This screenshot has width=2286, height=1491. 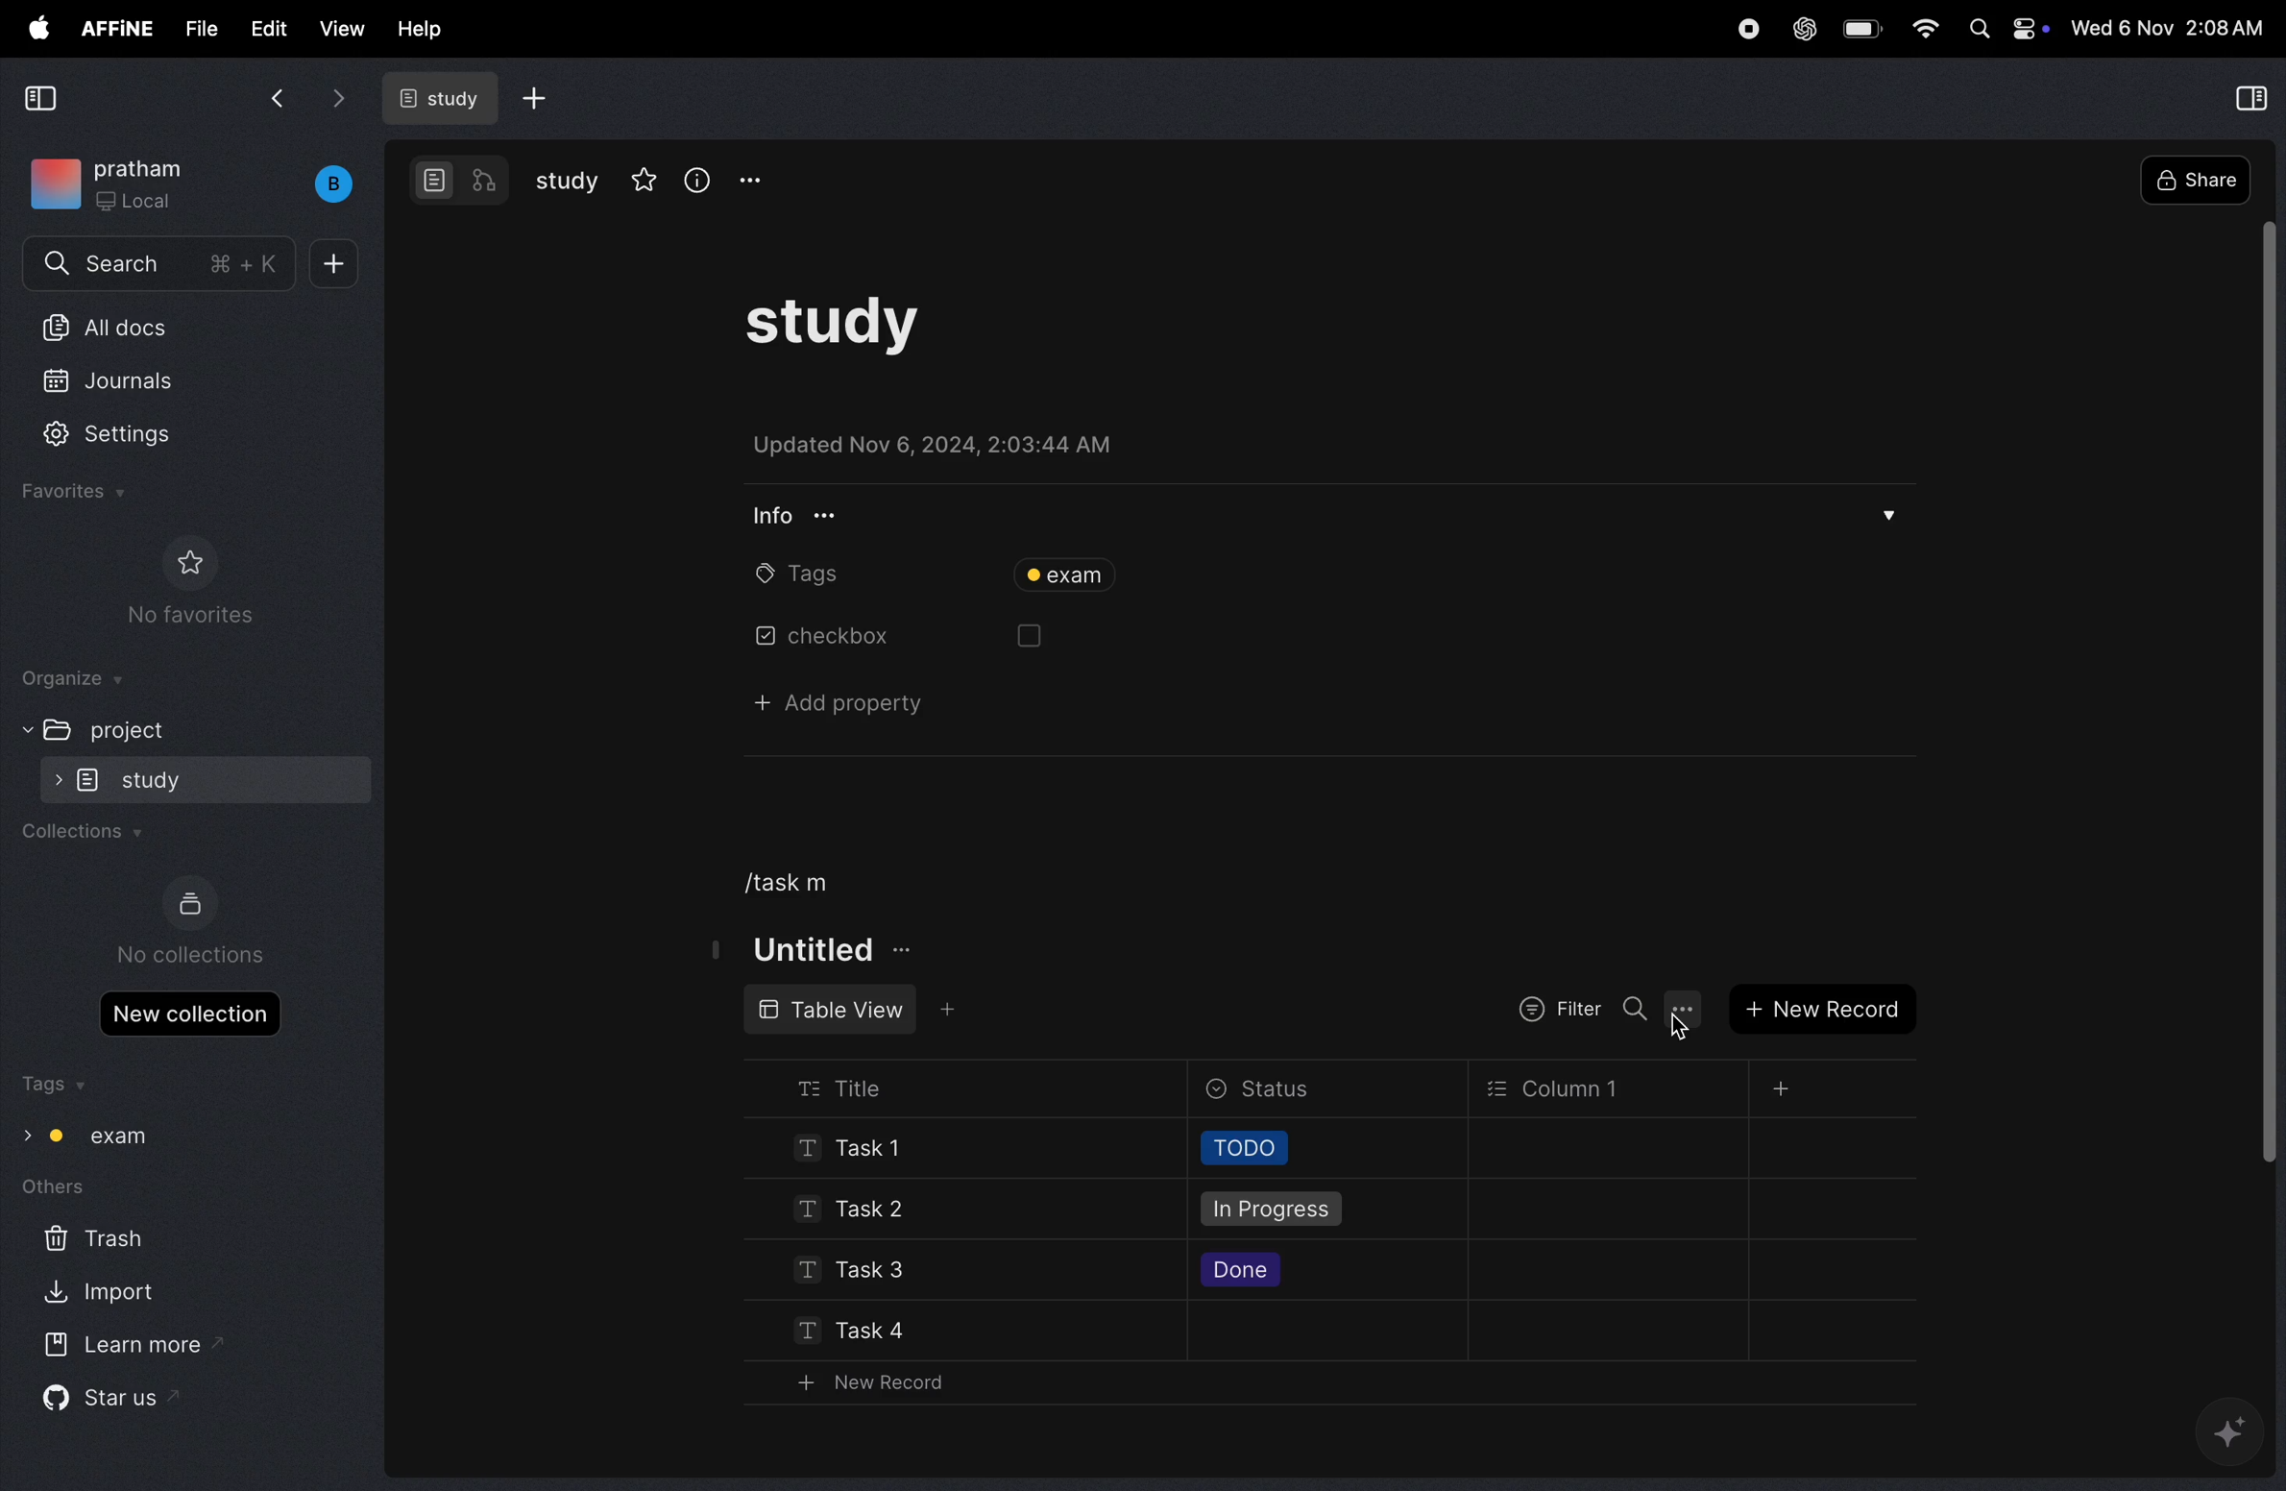 What do you see at coordinates (112, 728) in the screenshot?
I see `project` at bounding box center [112, 728].